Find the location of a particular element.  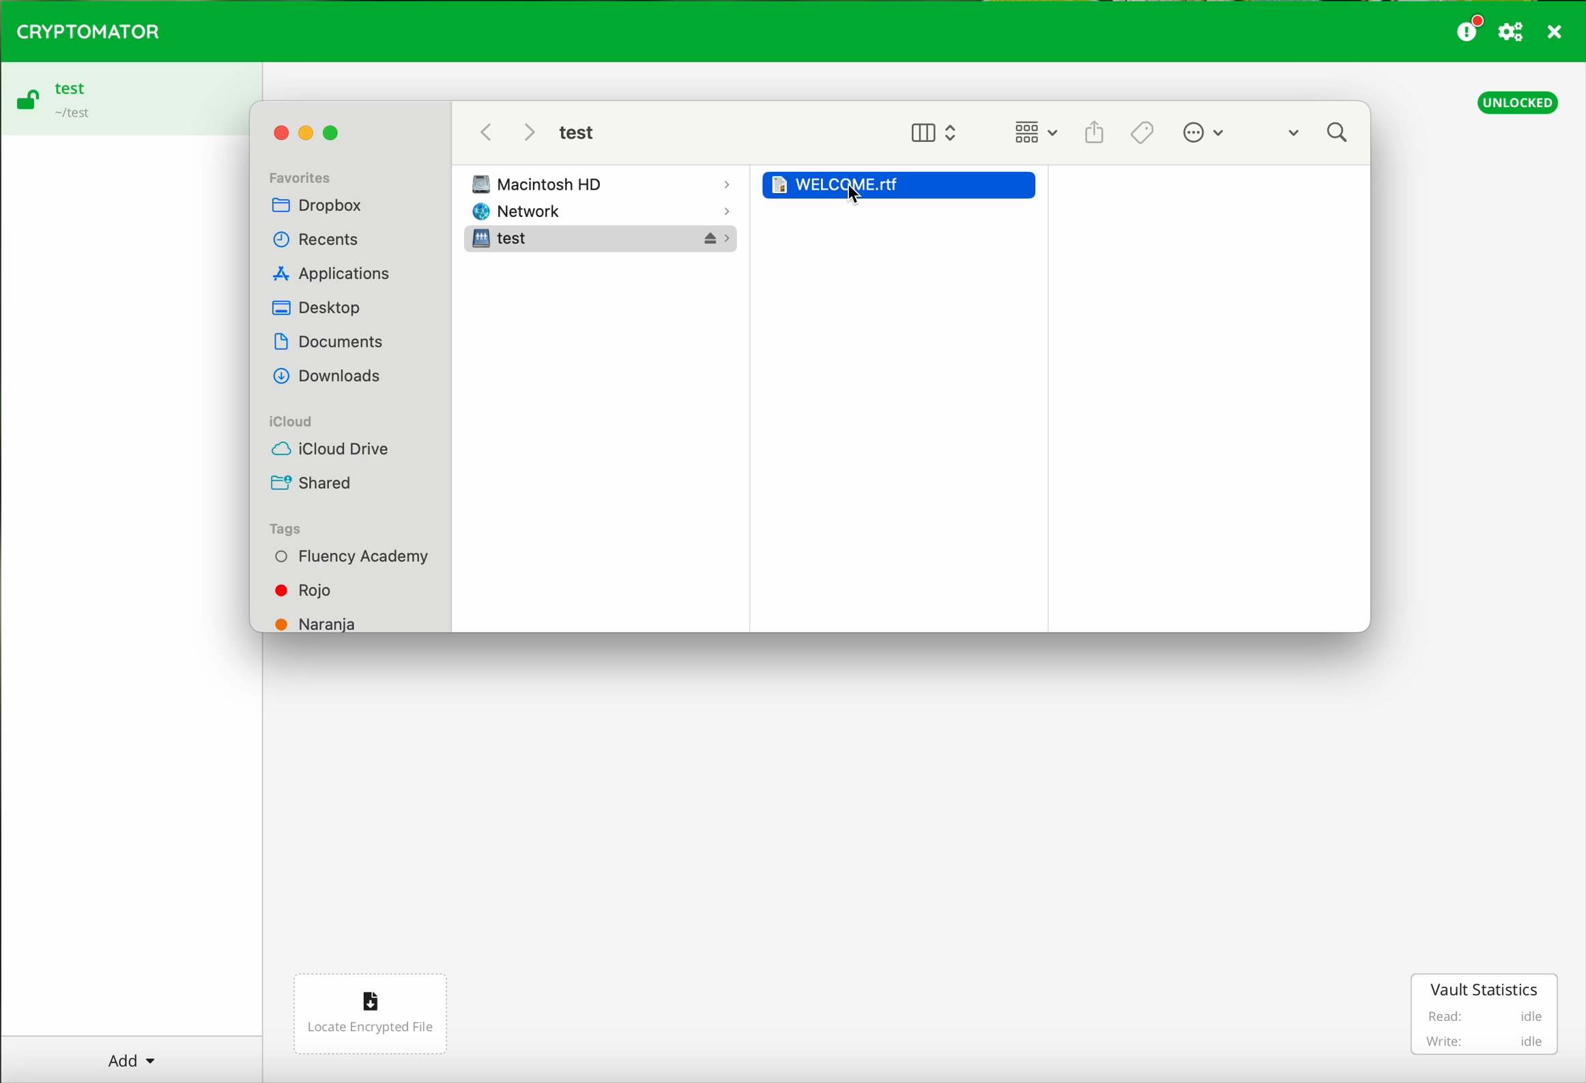

Rojo is located at coordinates (307, 589).